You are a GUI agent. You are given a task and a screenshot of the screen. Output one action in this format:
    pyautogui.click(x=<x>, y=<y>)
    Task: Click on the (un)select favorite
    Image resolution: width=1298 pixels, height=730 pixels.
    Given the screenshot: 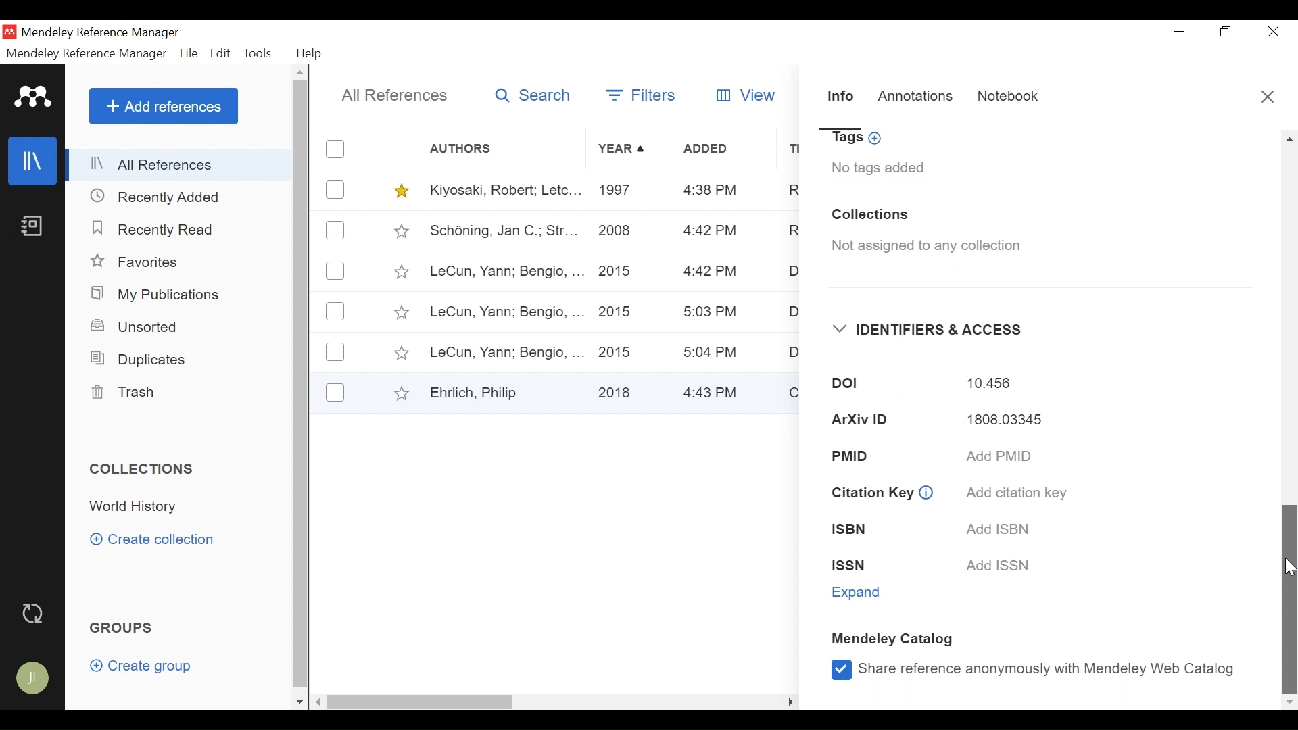 What is the action you would take?
    pyautogui.click(x=400, y=272)
    